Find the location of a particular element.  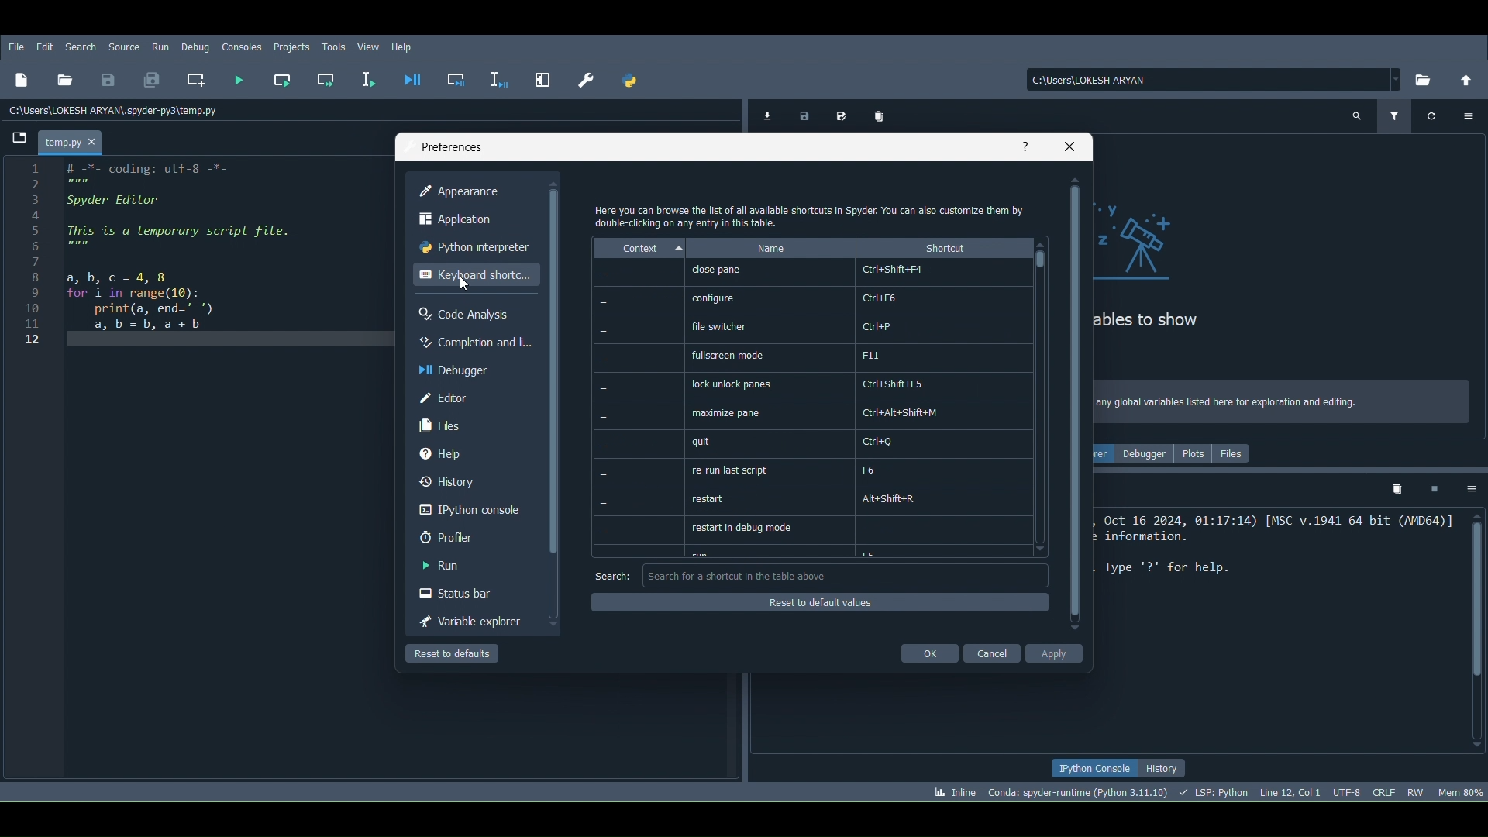

Help is located at coordinates (1023, 144).